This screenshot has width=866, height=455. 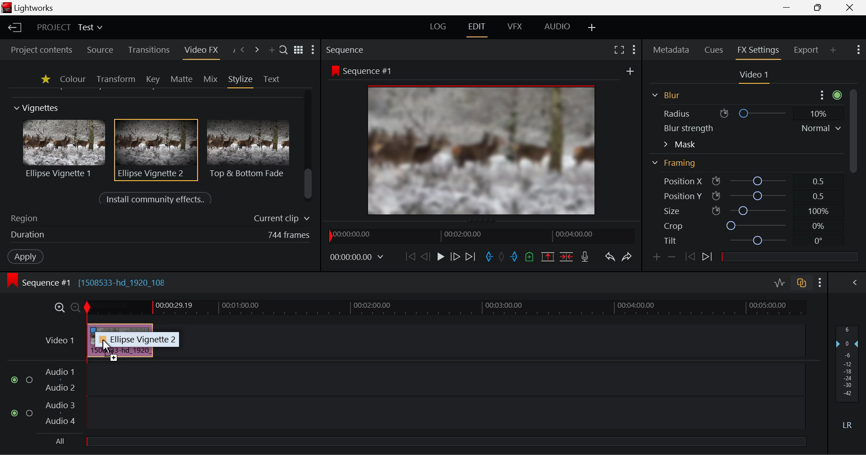 I want to click on To End, so click(x=471, y=255).